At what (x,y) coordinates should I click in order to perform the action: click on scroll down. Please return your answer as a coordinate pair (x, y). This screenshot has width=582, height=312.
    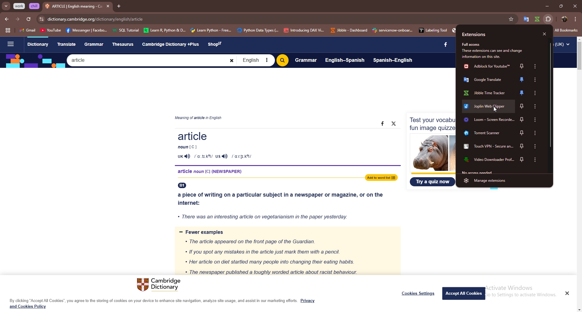
    Looking at the image, I should click on (578, 310).